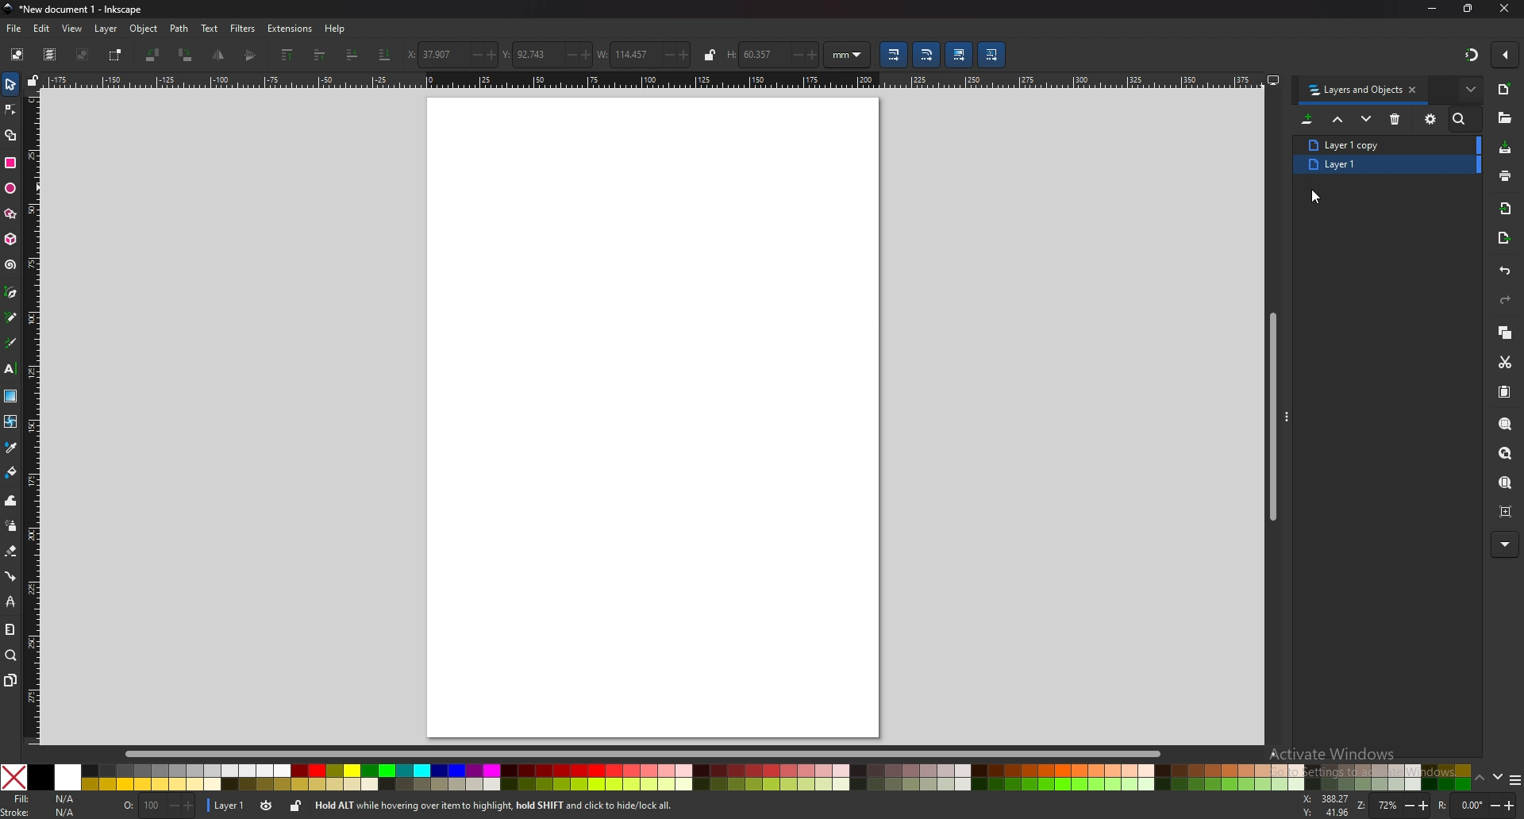 Image resolution: width=1524 pixels, height=819 pixels. What do you see at coordinates (1472, 55) in the screenshot?
I see `snapping` at bounding box center [1472, 55].